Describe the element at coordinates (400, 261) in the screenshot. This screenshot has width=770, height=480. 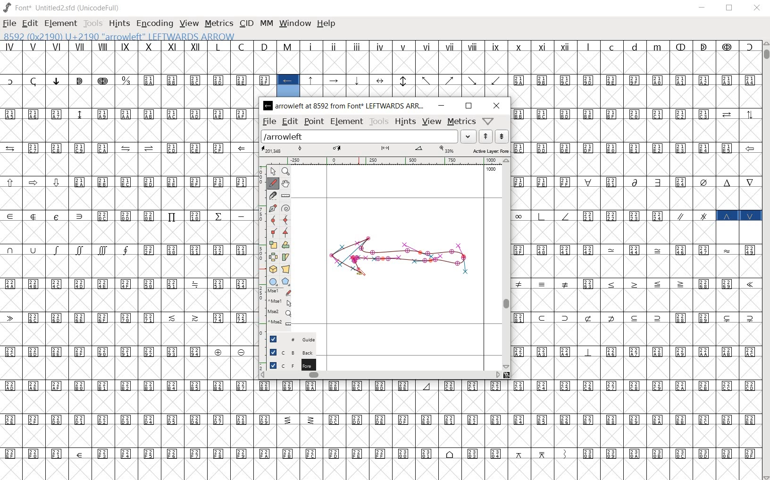
I see `back arrow glyph design` at that location.